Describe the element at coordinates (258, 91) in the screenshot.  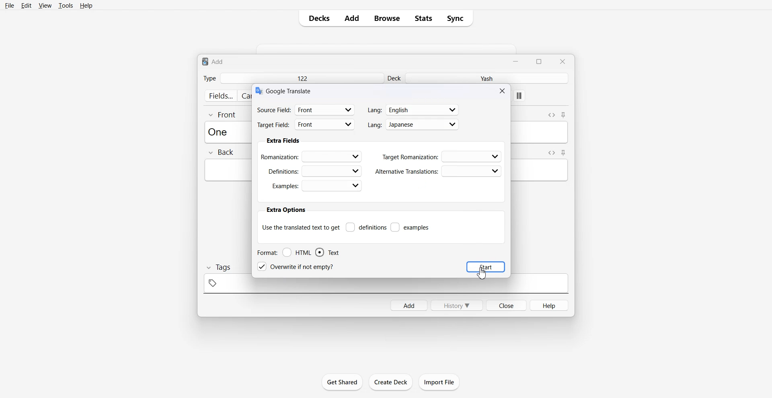
I see `logo` at that location.